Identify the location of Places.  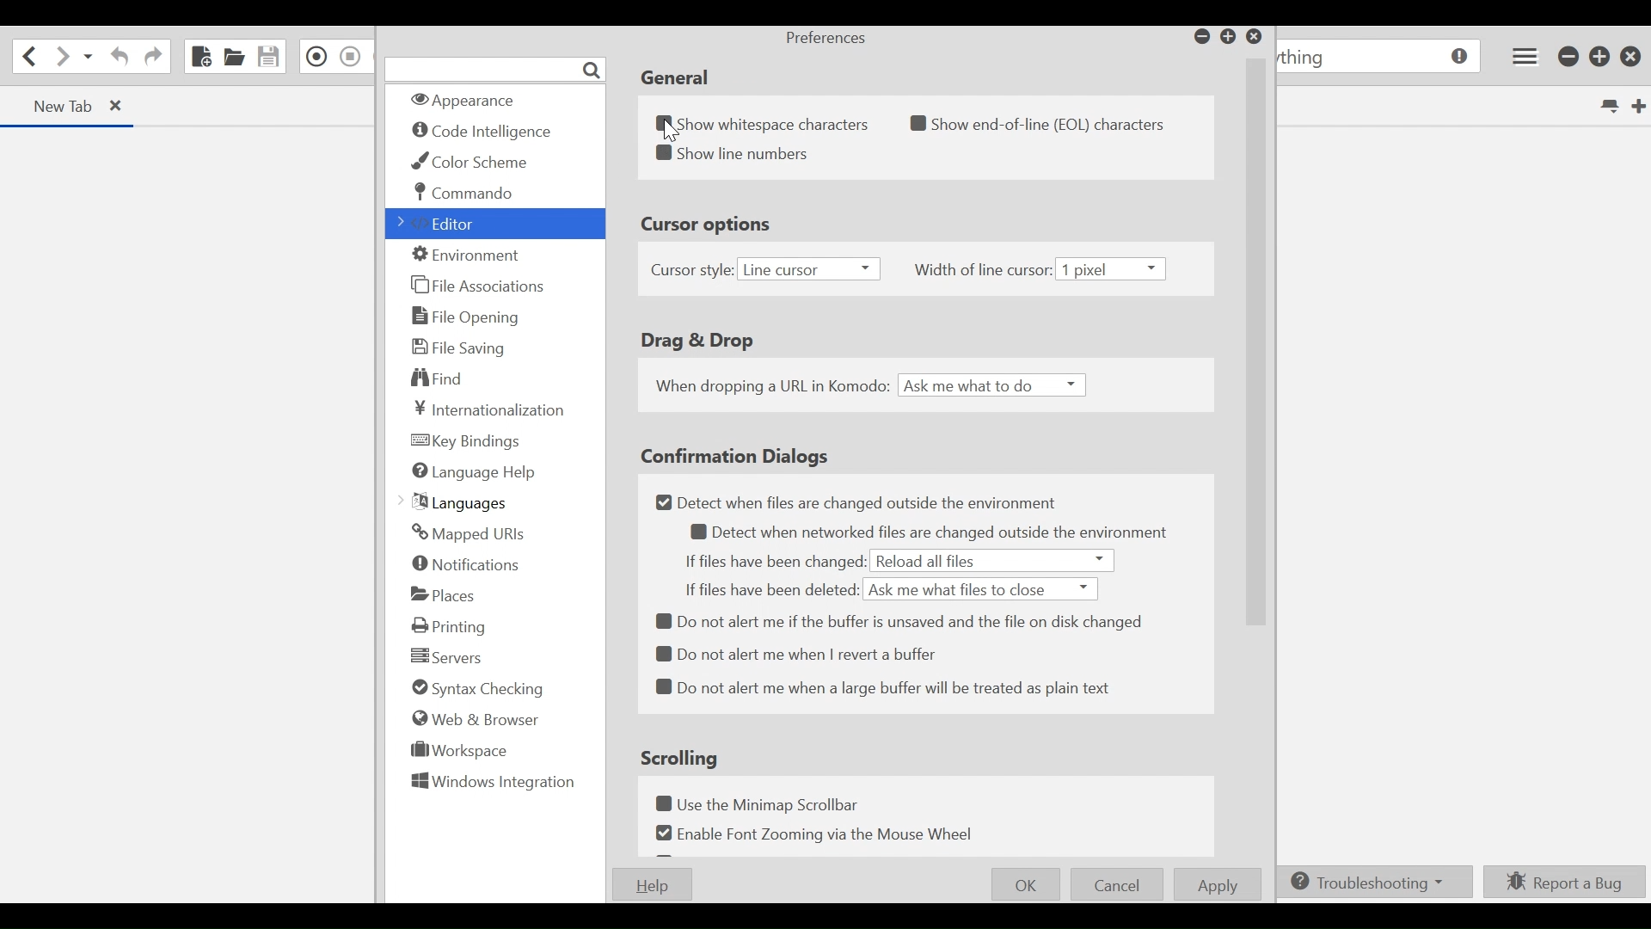
(451, 593).